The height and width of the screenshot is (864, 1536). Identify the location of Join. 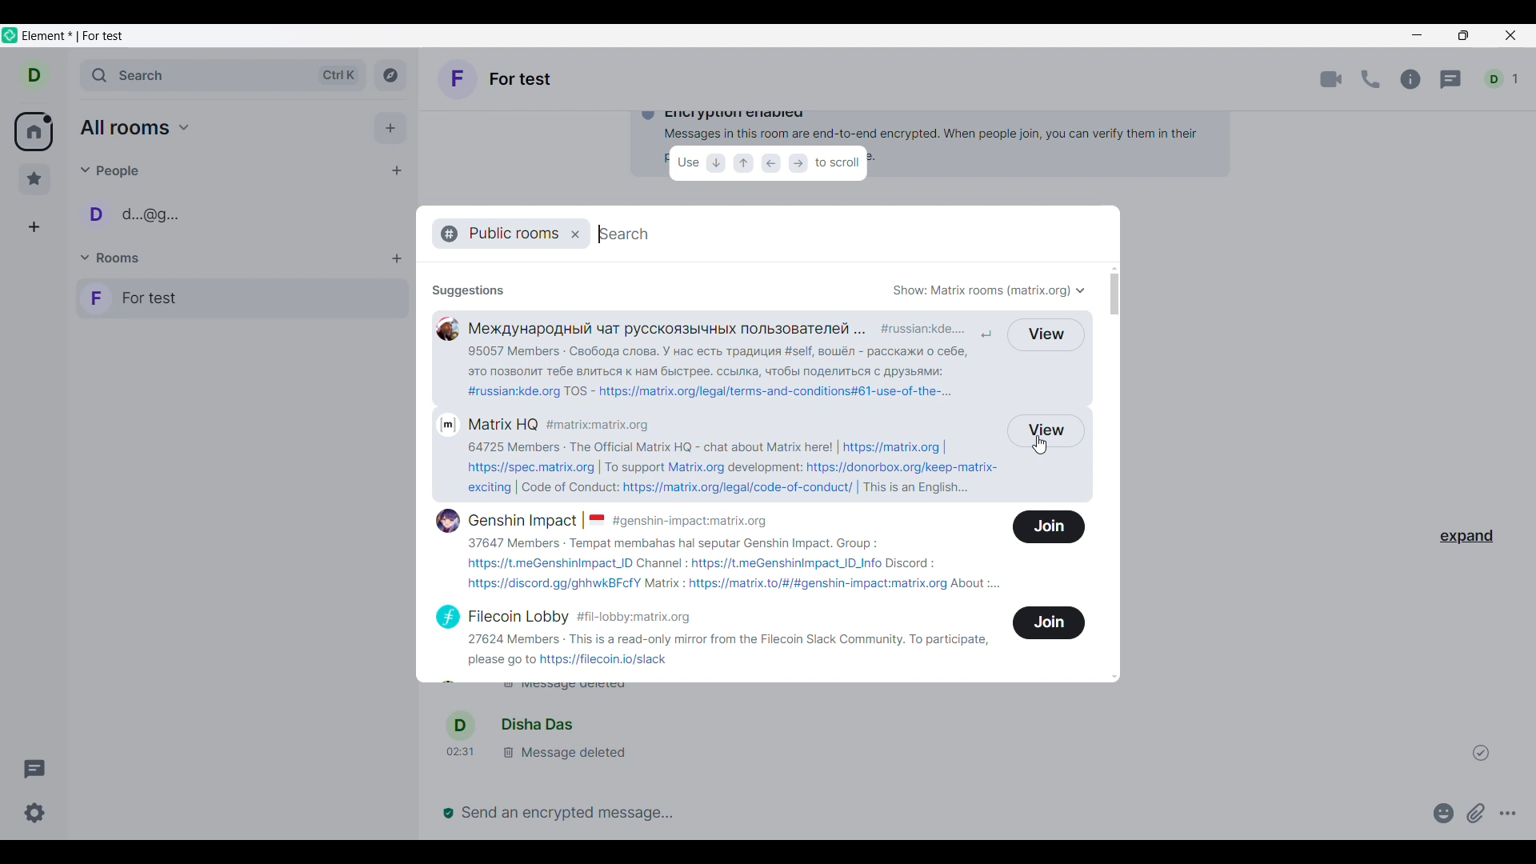
(1050, 529).